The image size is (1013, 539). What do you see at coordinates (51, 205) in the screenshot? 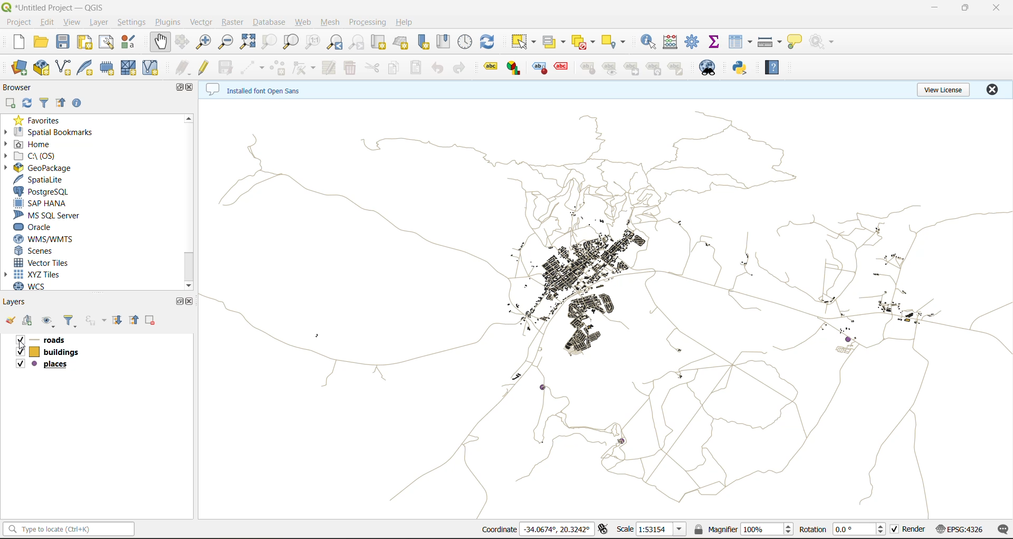
I see `sap hana` at bounding box center [51, 205].